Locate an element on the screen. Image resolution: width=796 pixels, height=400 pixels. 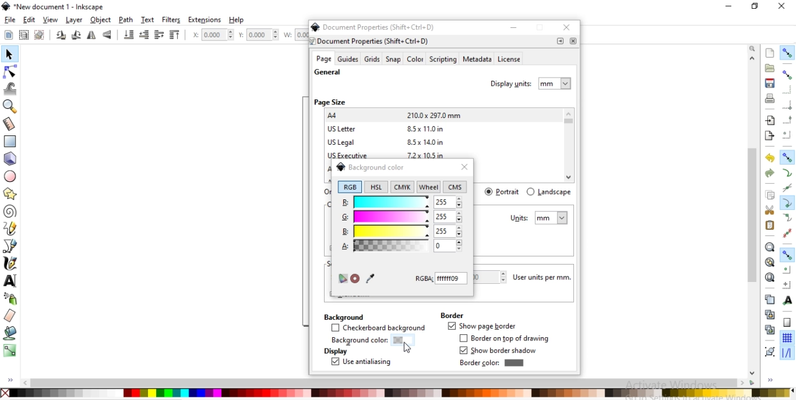
create a clone is located at coordinates (769, 314).